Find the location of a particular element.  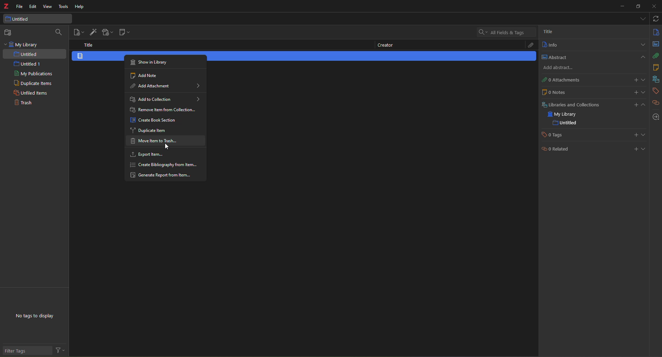

locate is located at coordinates (656, 117).